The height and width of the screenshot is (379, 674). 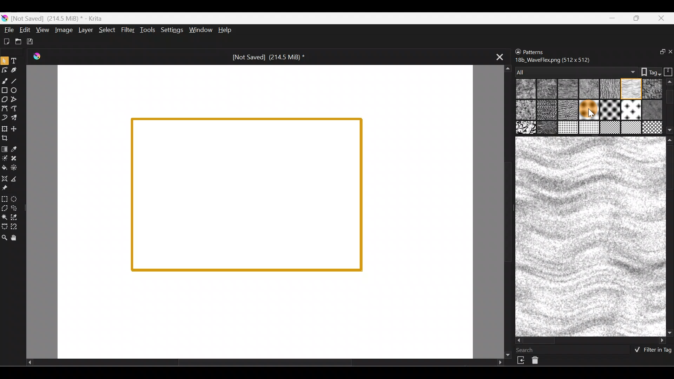 I want to click on 13 drawed_swirl.png, so click(x=654, y=109).